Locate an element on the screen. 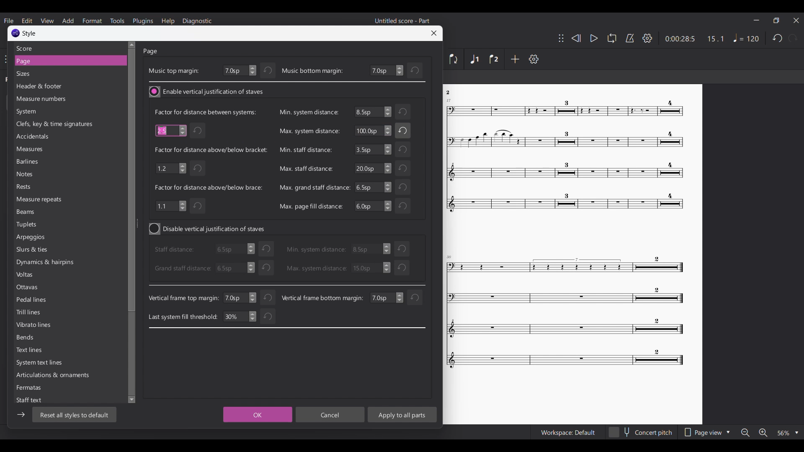 Image resolution: width=804 pixels, height=452 pixels. Show/Hide sidebar is located at coordinates (21, 415).